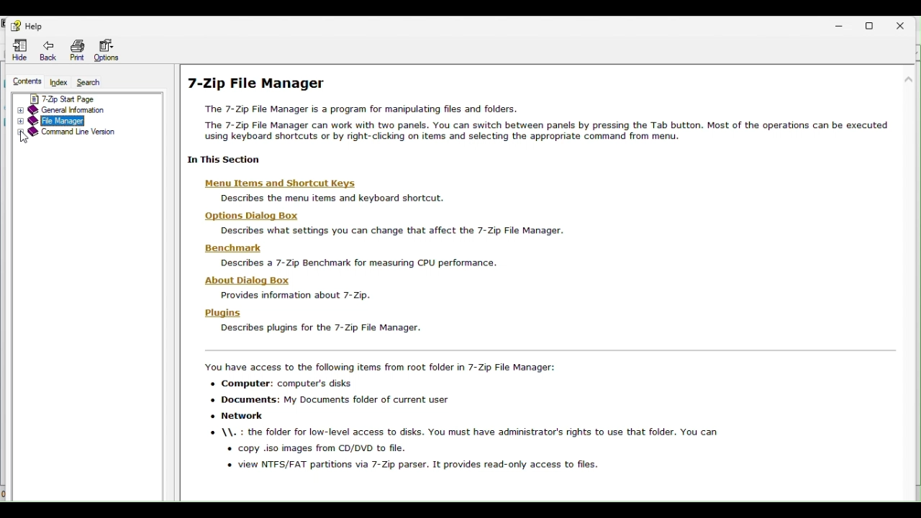  I want to click on about dialog box, so click(253, 281).